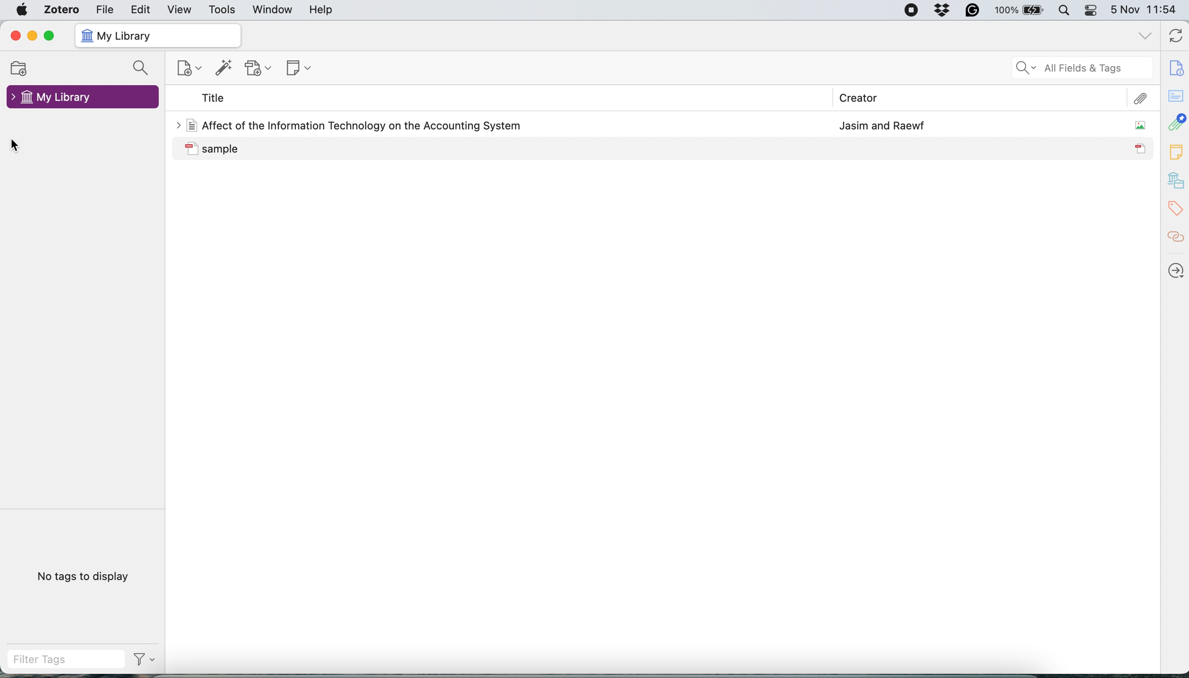  Describe the element at coordinates (43, 658) in the screenshot. I see `filter tags` at that location.